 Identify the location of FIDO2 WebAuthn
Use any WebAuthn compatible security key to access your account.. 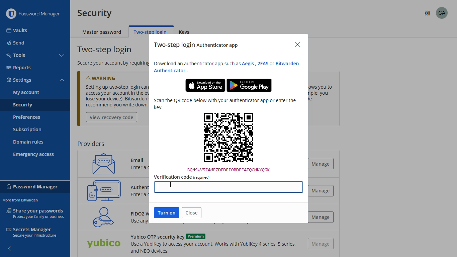
(134, 219).